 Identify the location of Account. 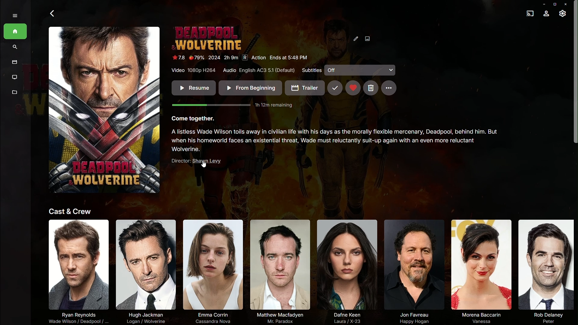
(547, 14).